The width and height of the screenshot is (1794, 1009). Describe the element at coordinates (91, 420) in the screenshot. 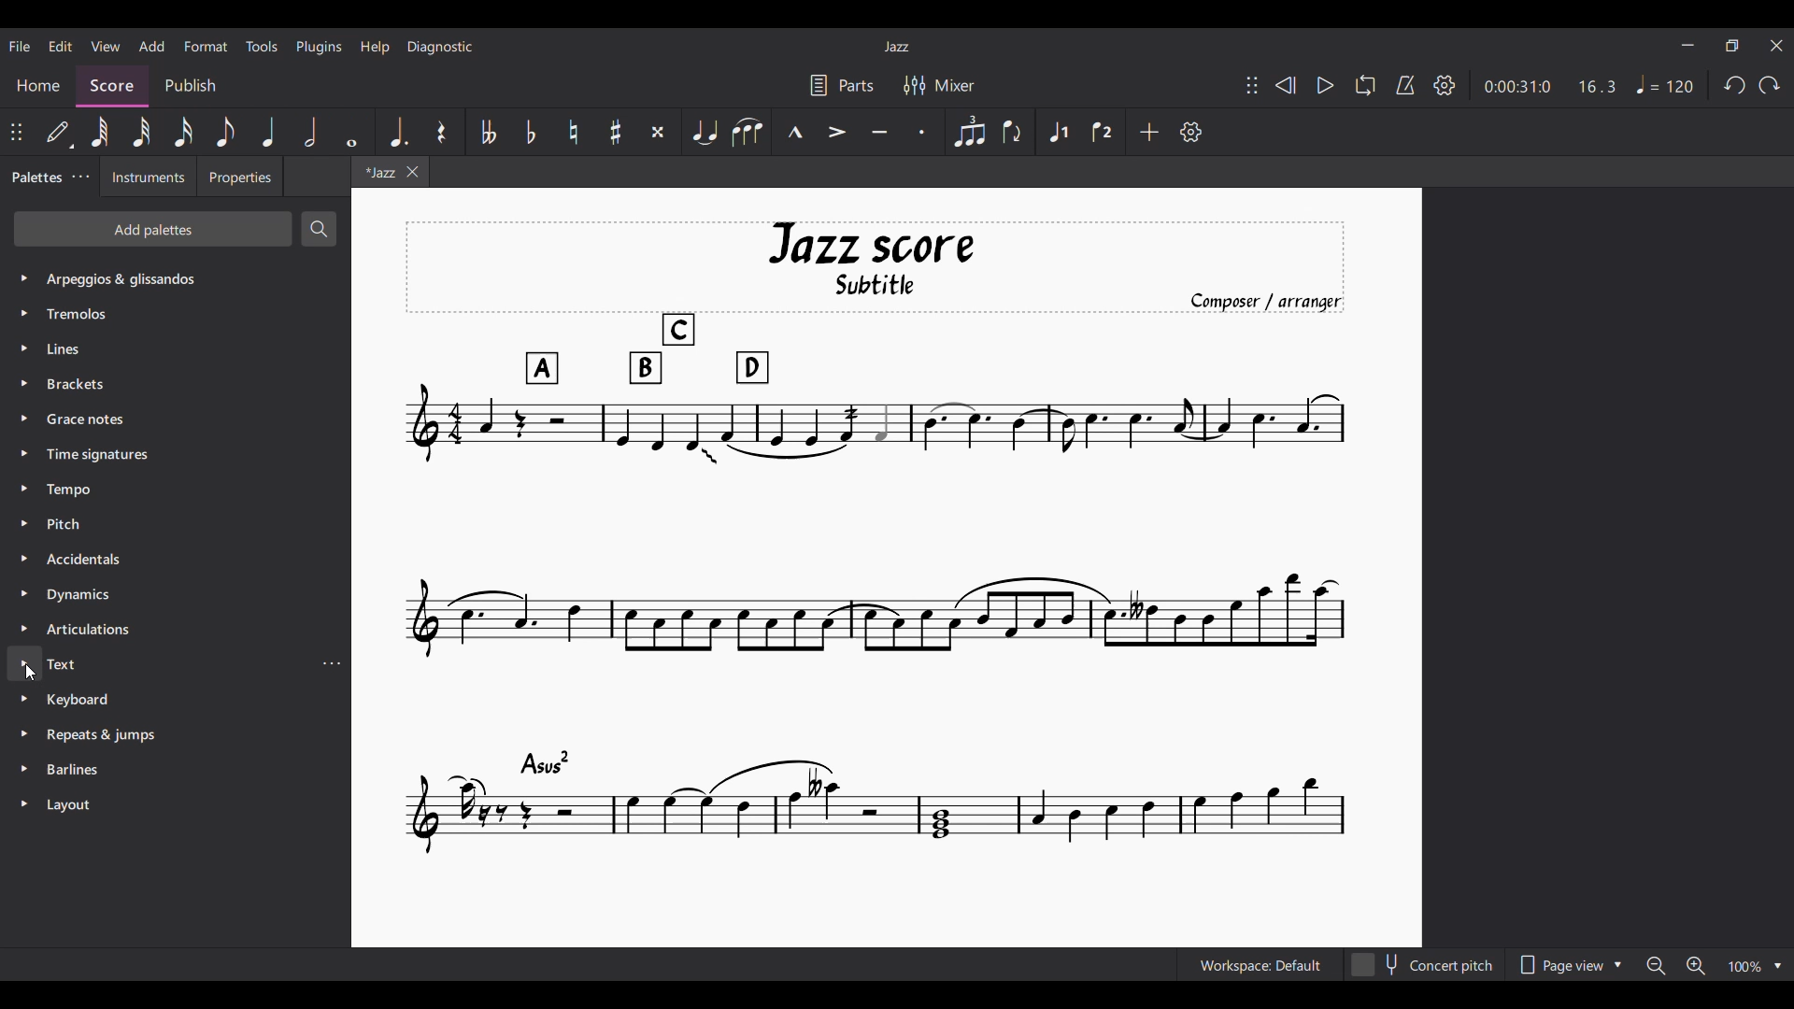

I see `` at that location.